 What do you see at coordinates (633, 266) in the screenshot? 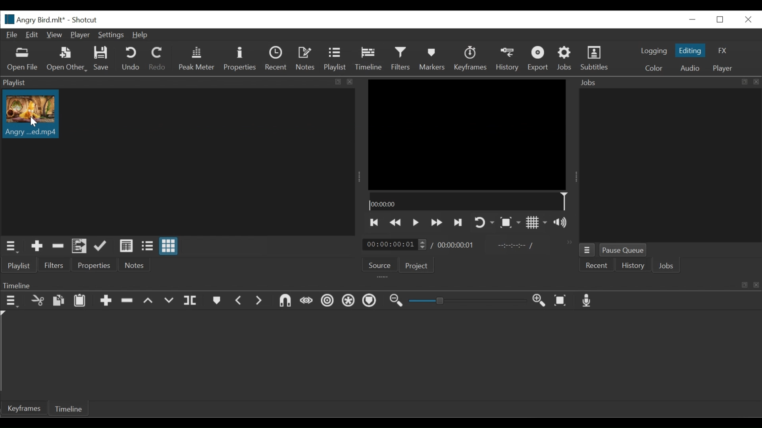
I see `History` at bounding box center [633, 266].